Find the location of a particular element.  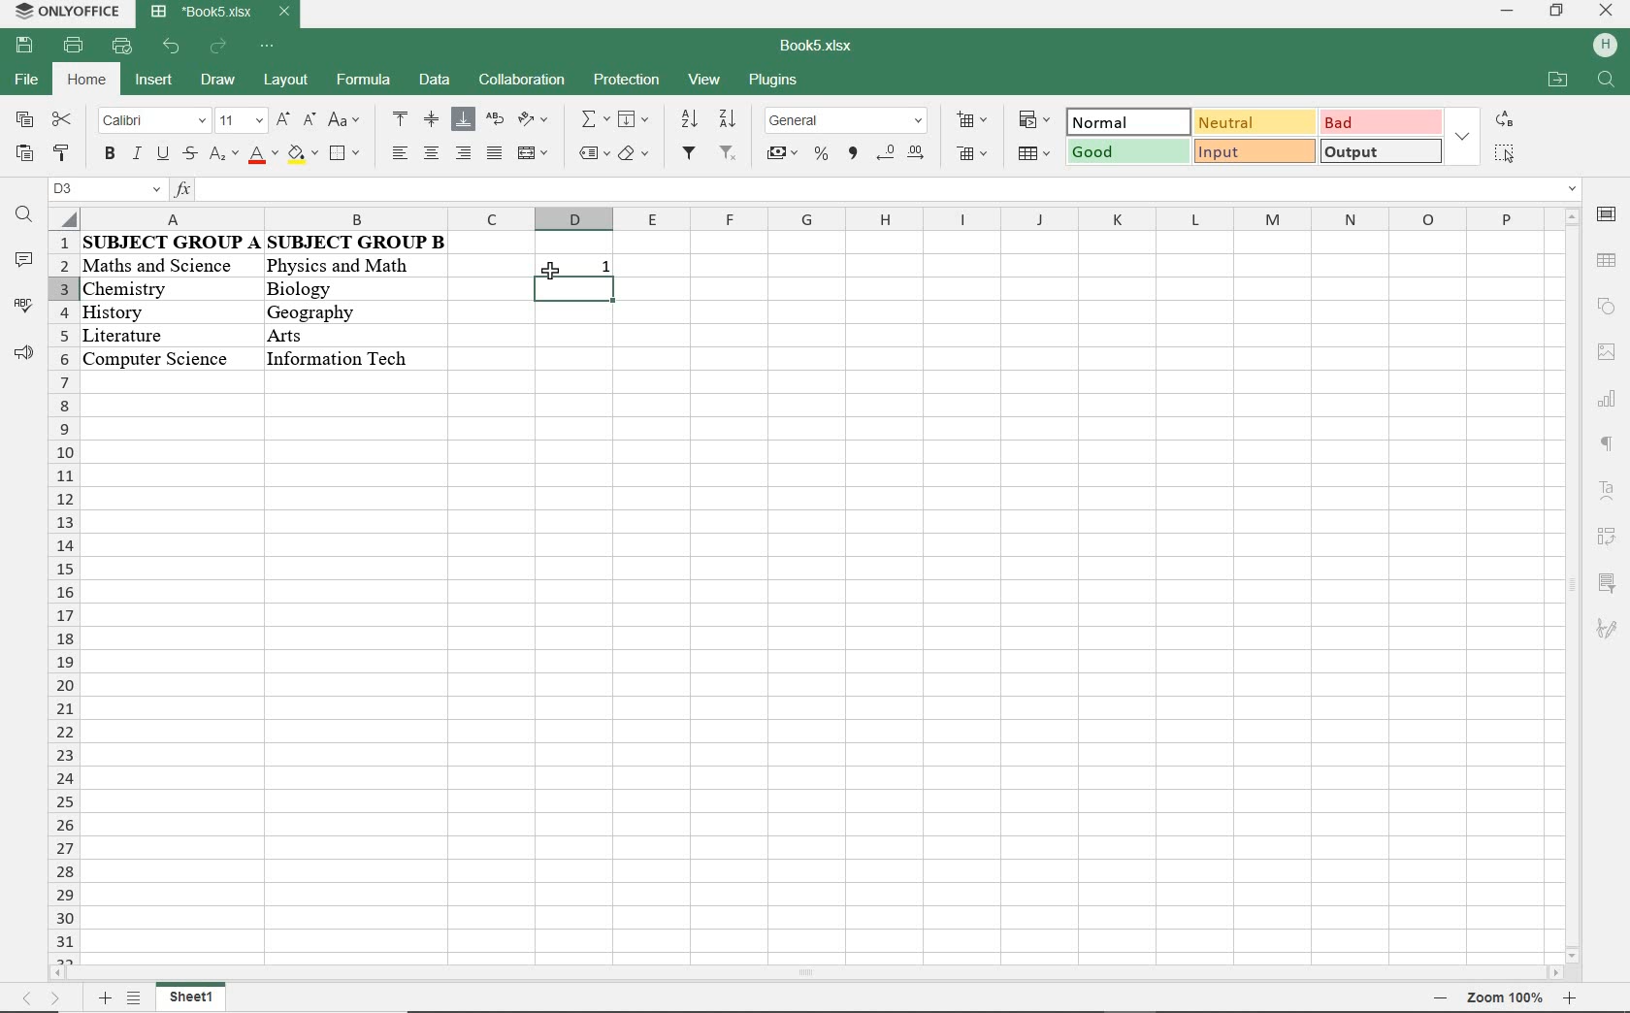

previous is located at coordinates (19, 1001).